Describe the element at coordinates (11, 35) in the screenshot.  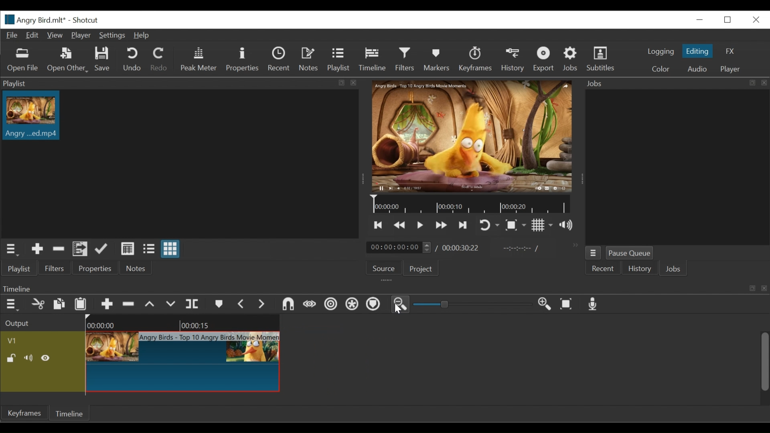
I see `File` at that location.